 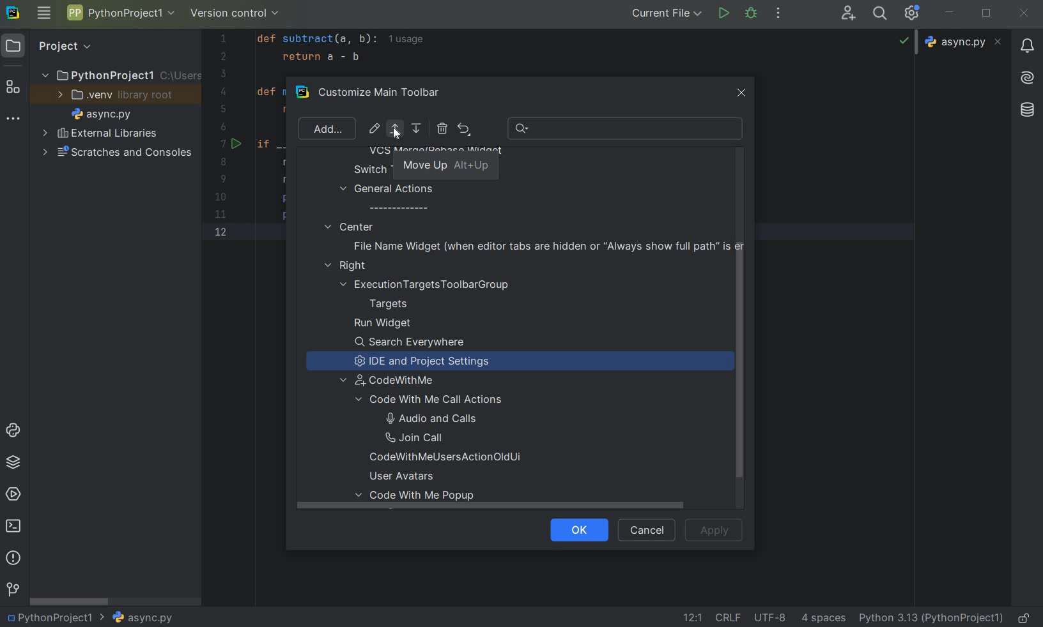 I want to click on PROBLEMS, so click(x=15, y=559).